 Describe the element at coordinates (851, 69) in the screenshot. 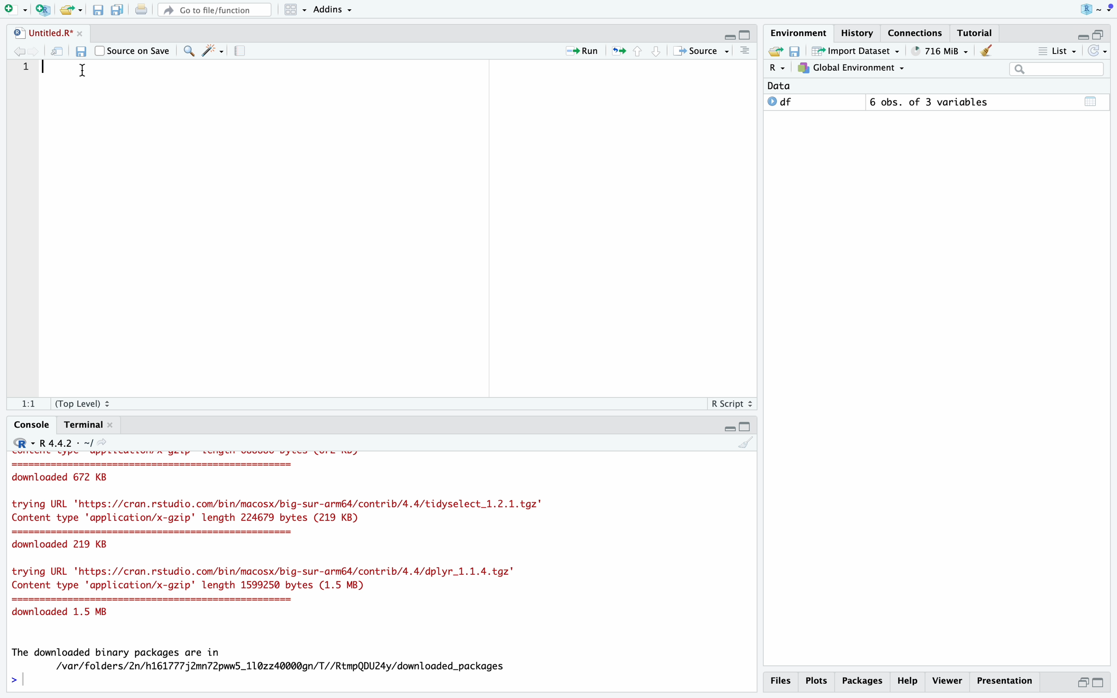

I see `Global Environment` at that location.